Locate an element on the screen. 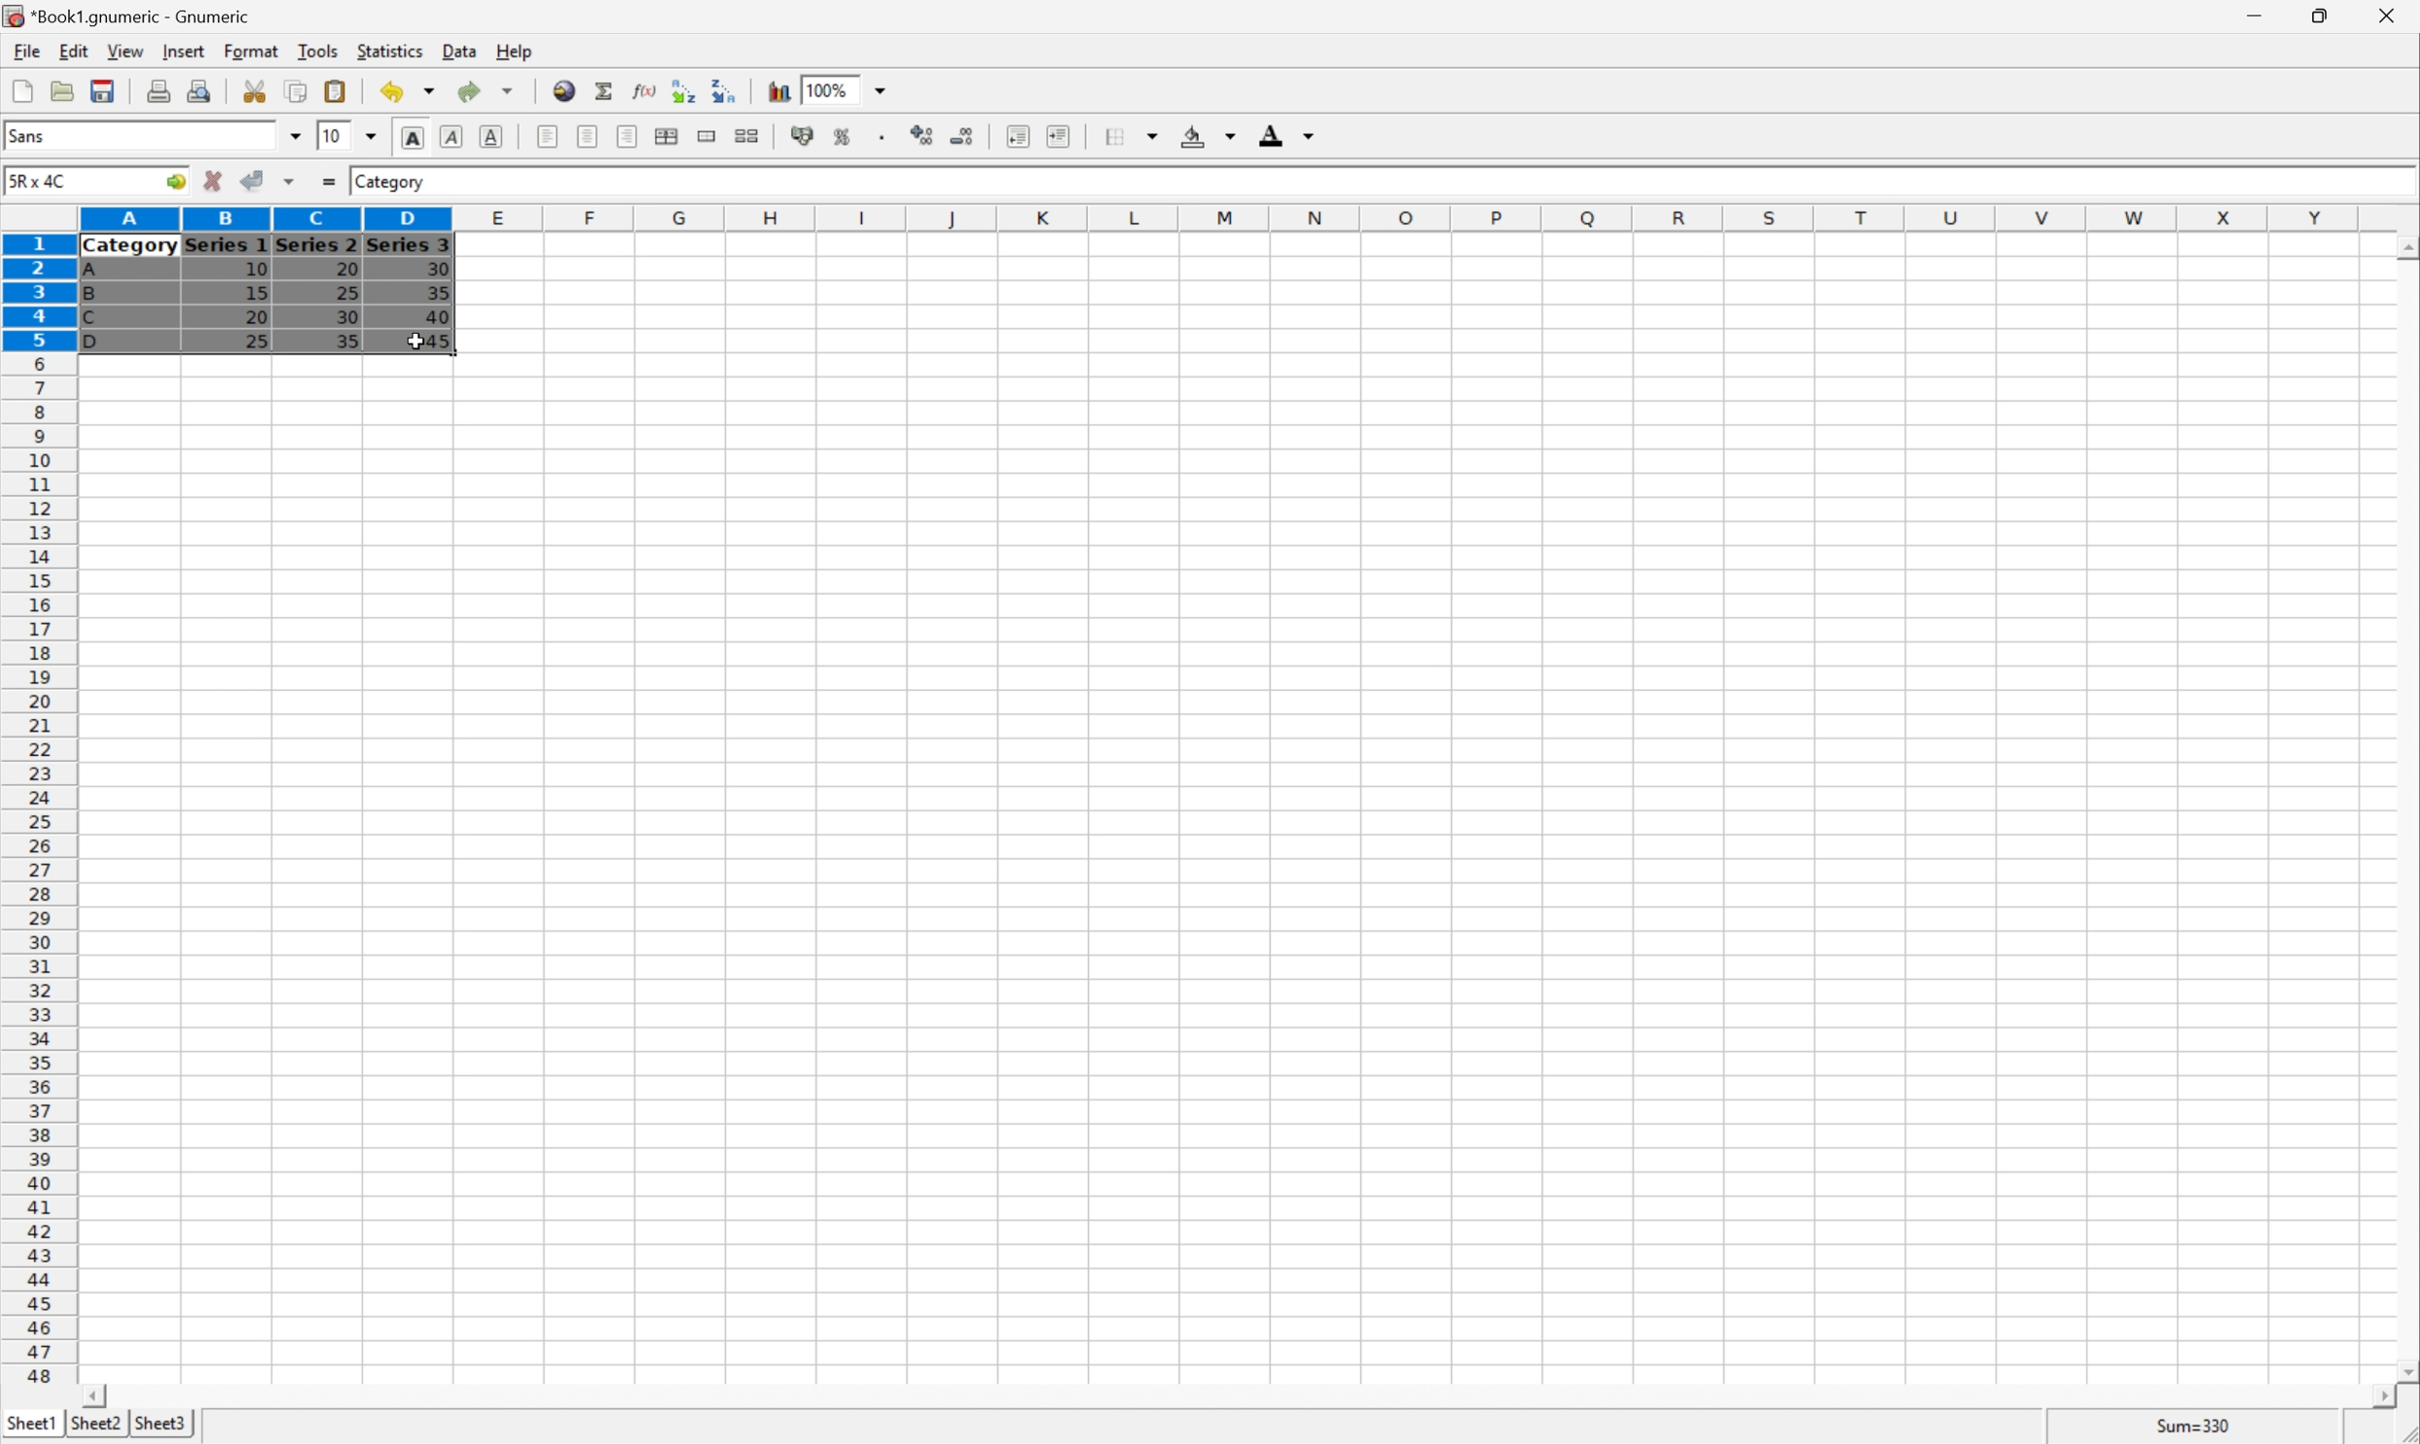  Borders is located at coordinates (1137, 134).